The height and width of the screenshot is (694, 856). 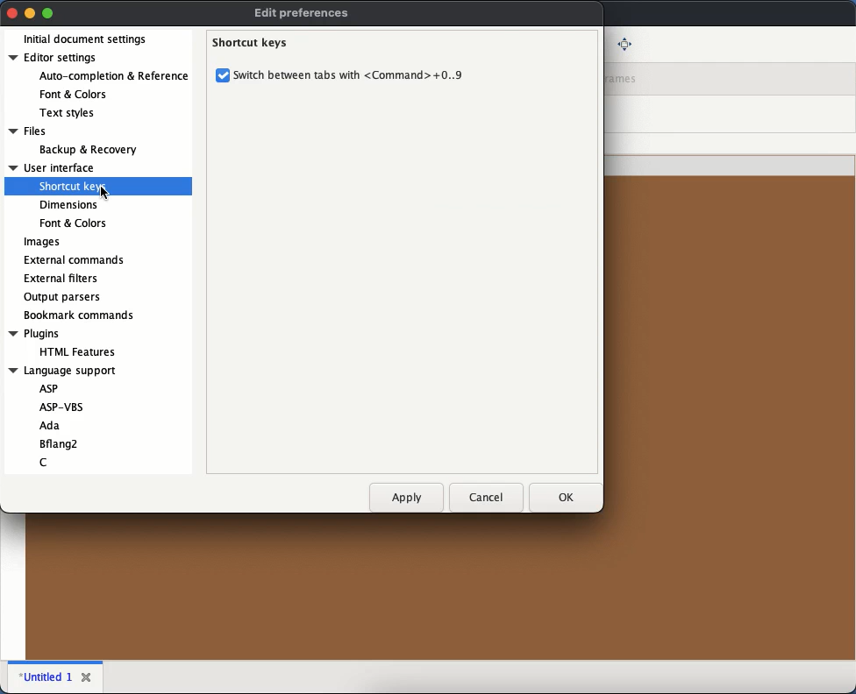 I want to click on Auto-completion & Reference, so click(x=112, y=78).